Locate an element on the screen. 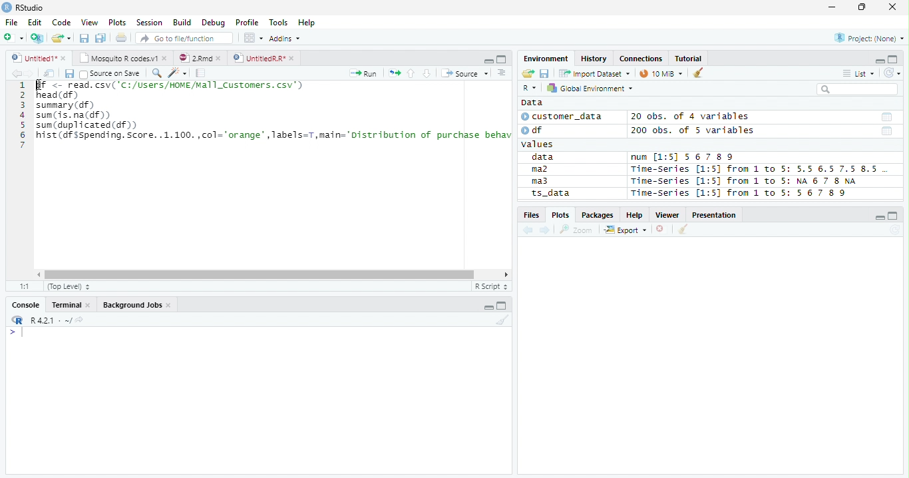 Image resolution: width=909 pixels, height=478 pixels. 1:1 is located at coordinates (25, 286).